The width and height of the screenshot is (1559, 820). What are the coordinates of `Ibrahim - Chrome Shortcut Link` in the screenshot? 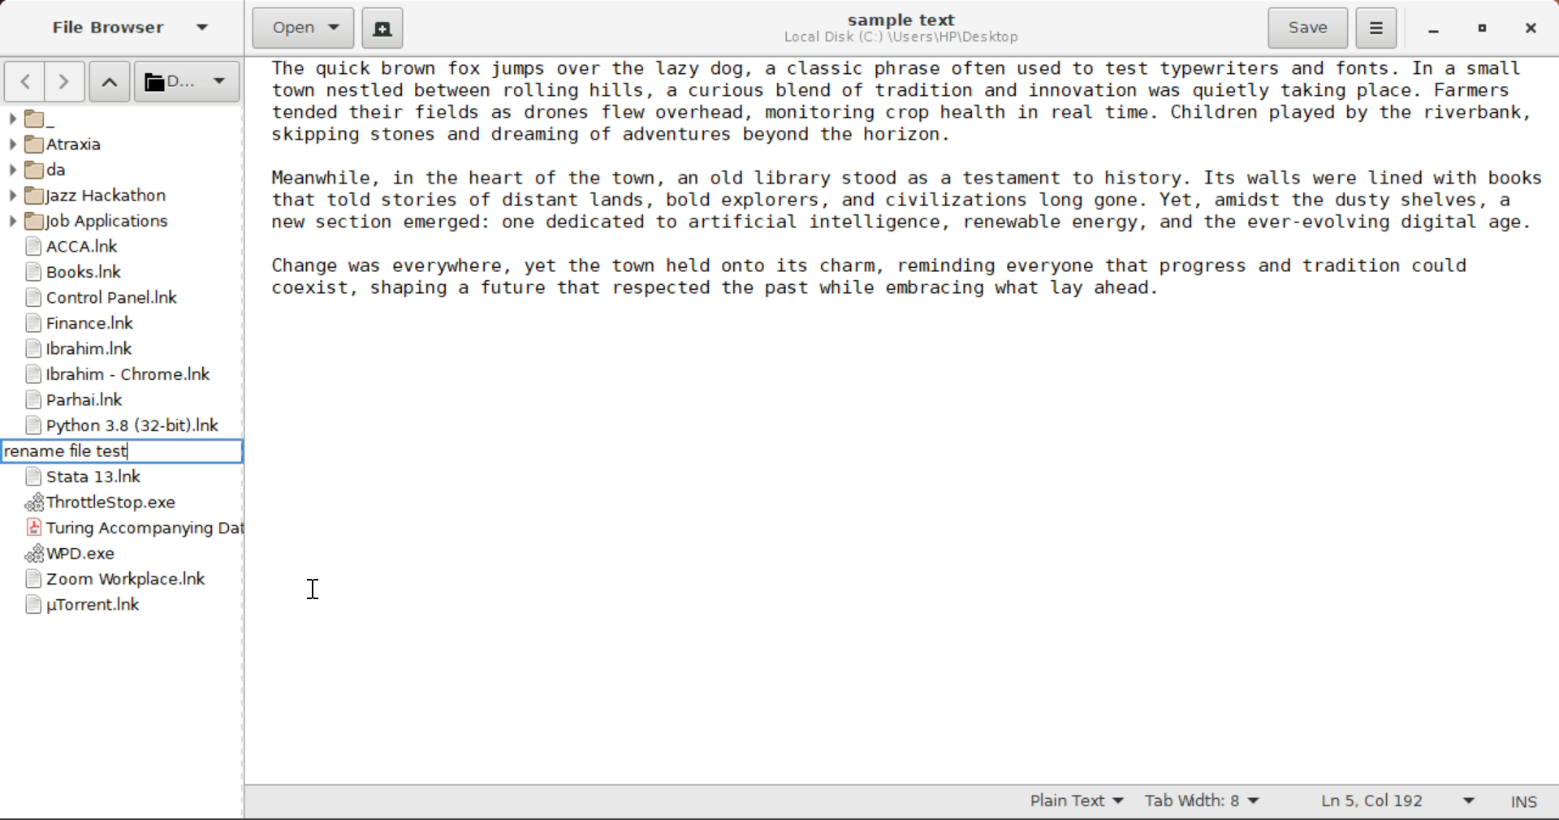 It's located at (118, 378).